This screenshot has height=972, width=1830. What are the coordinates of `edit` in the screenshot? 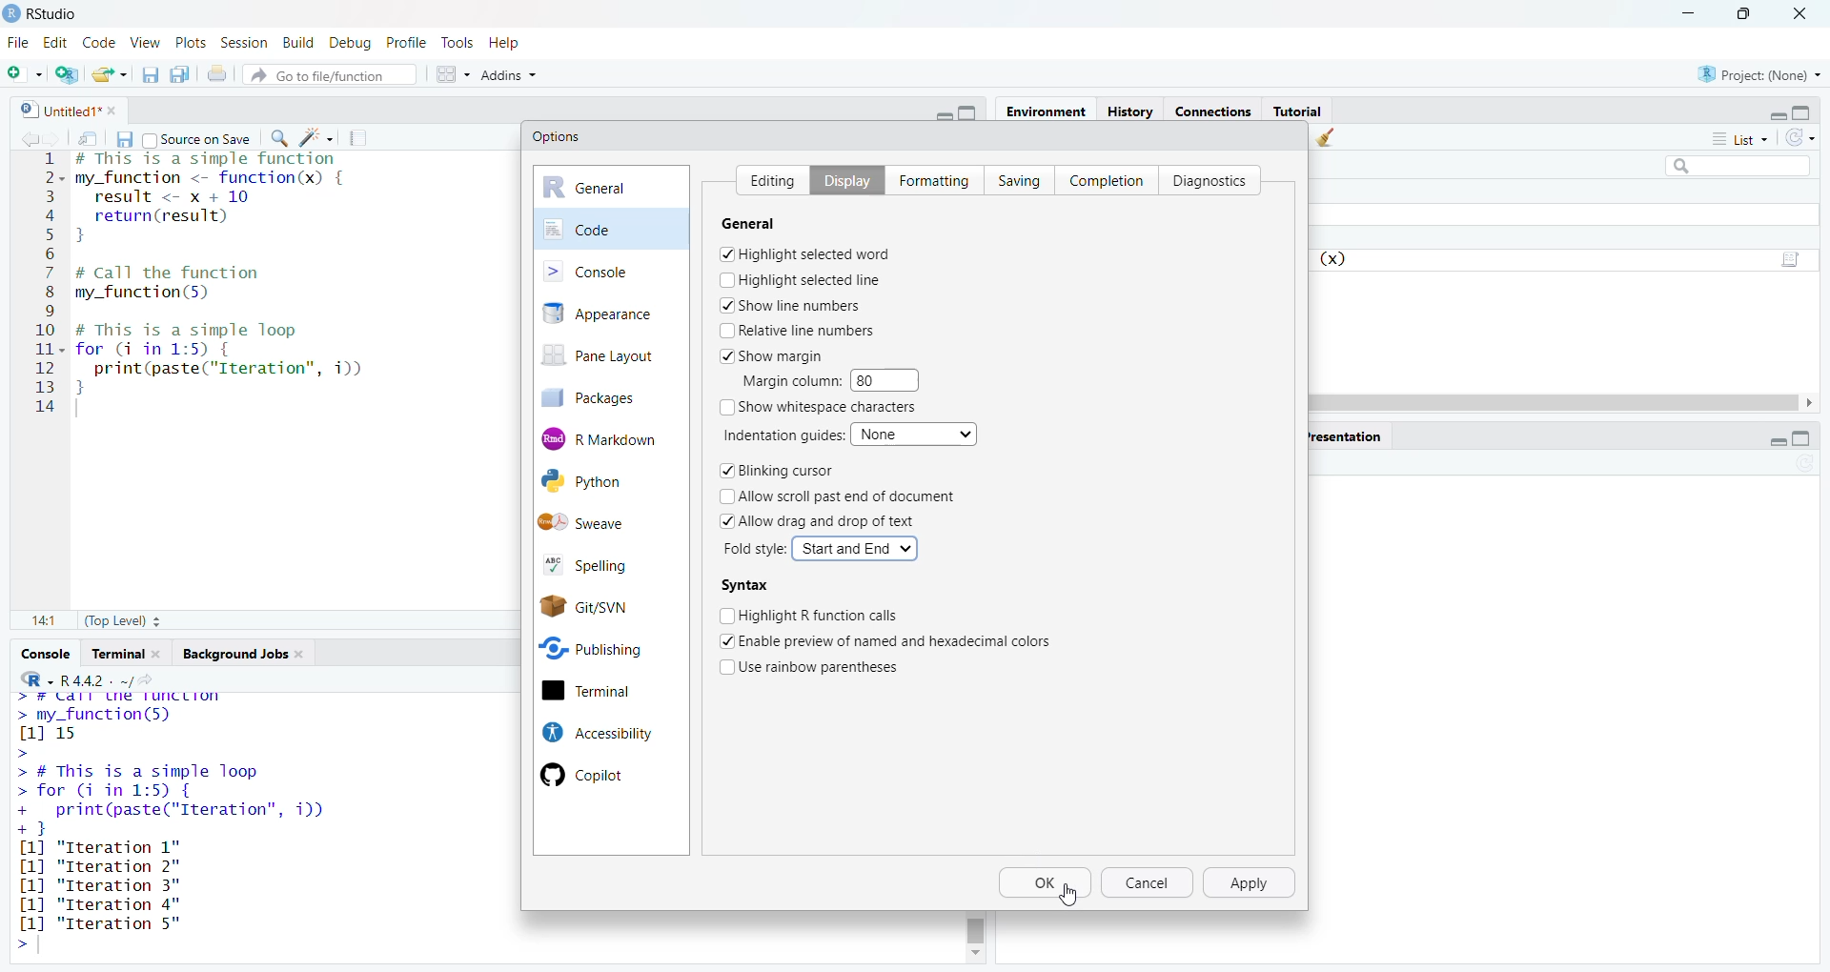 It's located at (56, 42).